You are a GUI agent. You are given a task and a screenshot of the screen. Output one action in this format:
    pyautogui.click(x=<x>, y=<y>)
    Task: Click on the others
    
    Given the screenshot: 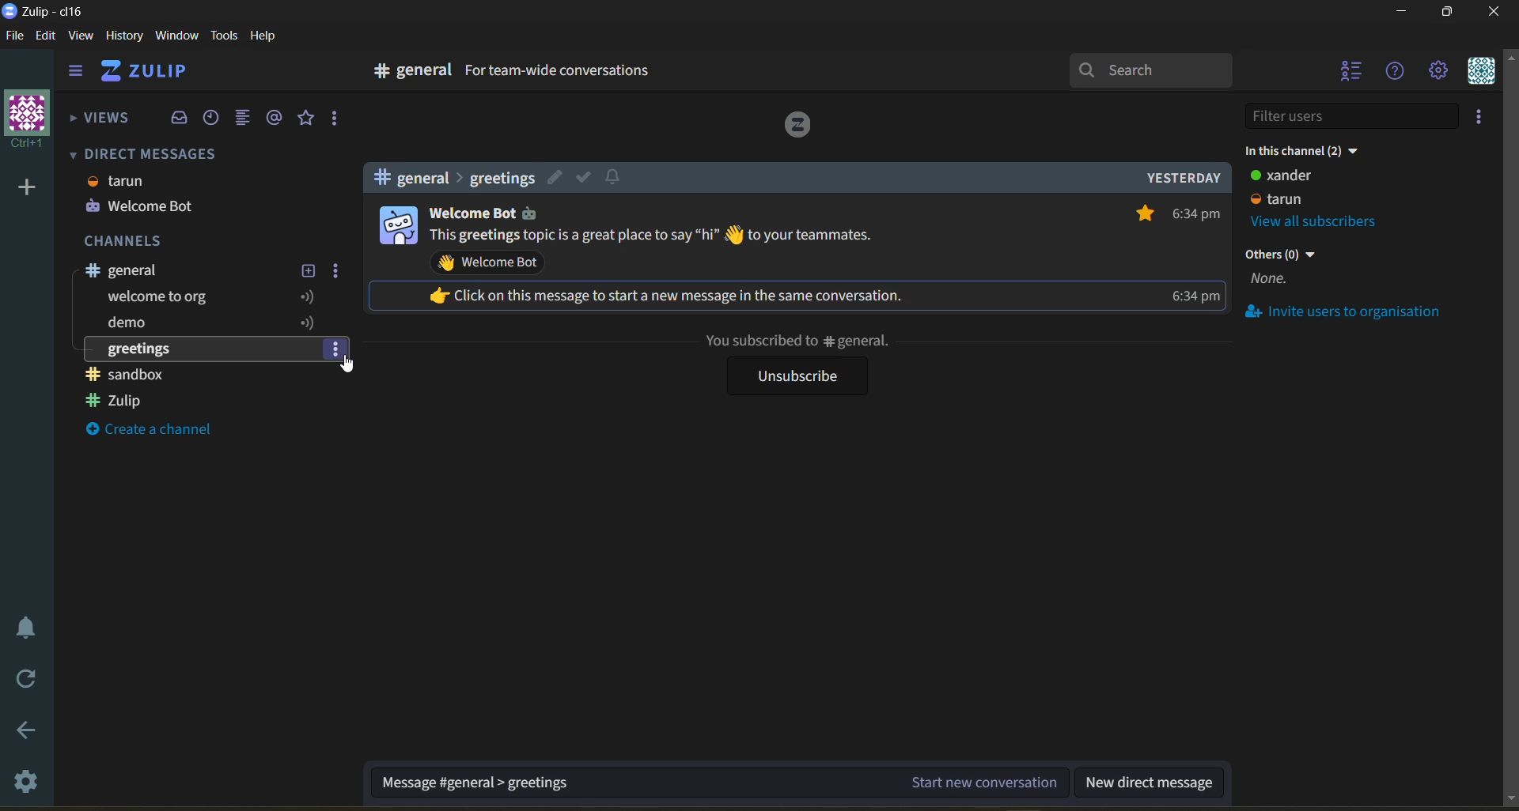 What is the action you would take?
    pyautogui.click(x=1282, y=270)
    